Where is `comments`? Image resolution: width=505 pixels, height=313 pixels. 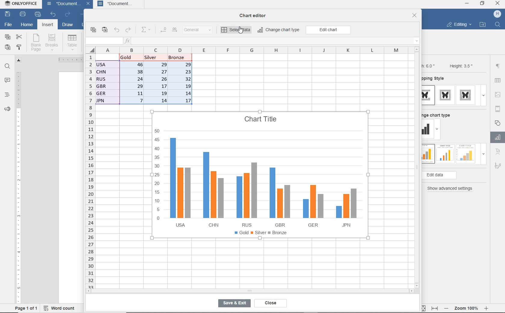 comments is located at coordinates (8, 81).